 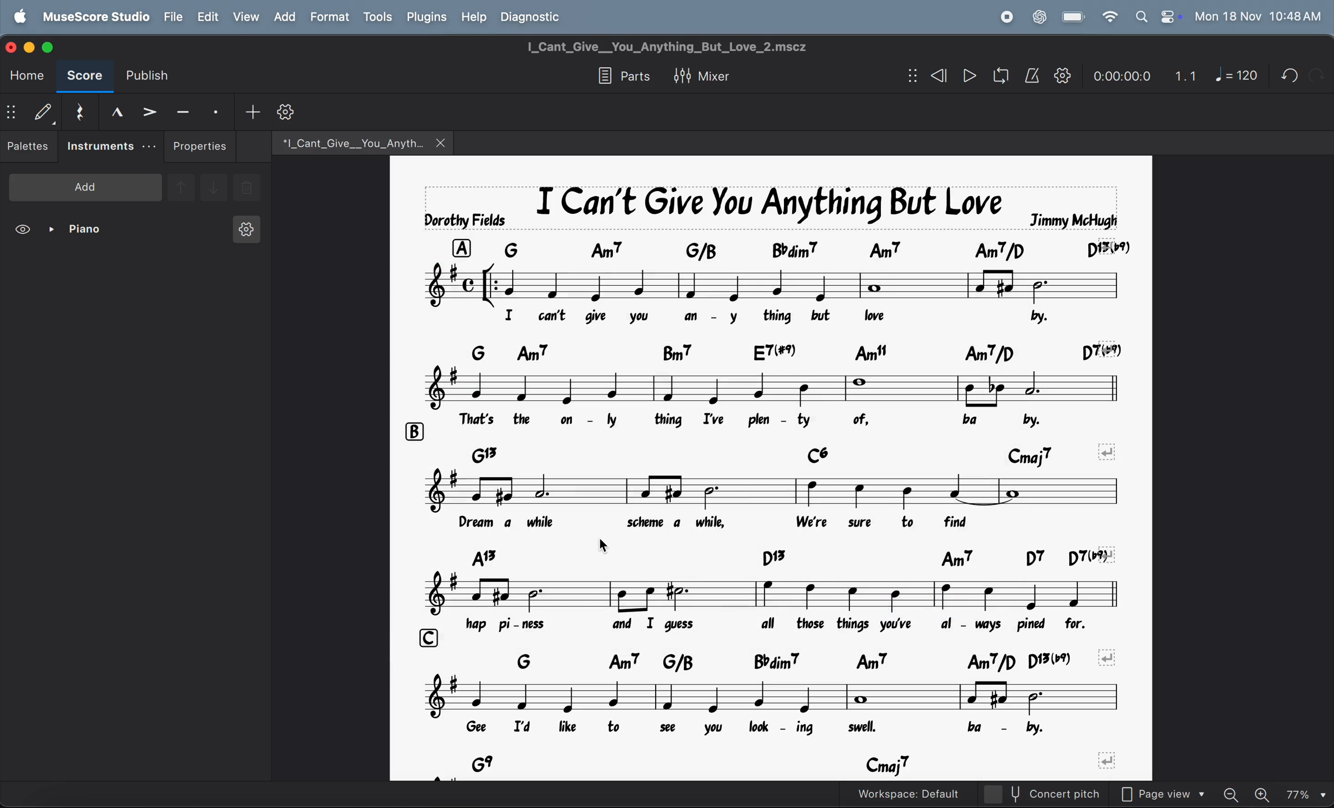 I want to click on rows, so click(x=461, y=243).